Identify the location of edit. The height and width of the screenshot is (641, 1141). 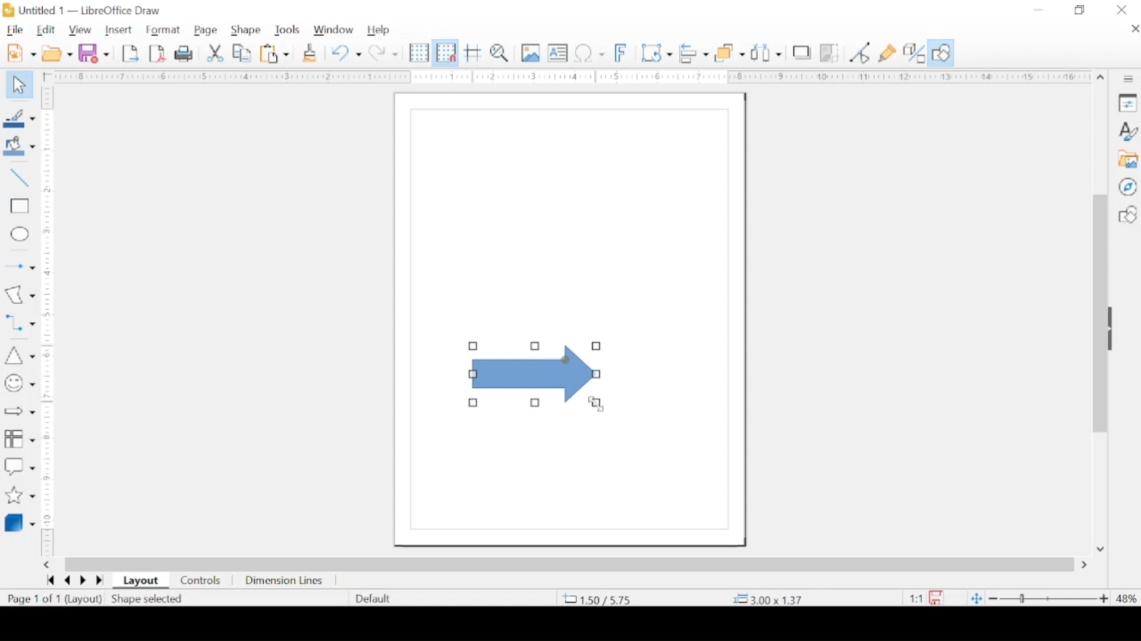
(47, 30).